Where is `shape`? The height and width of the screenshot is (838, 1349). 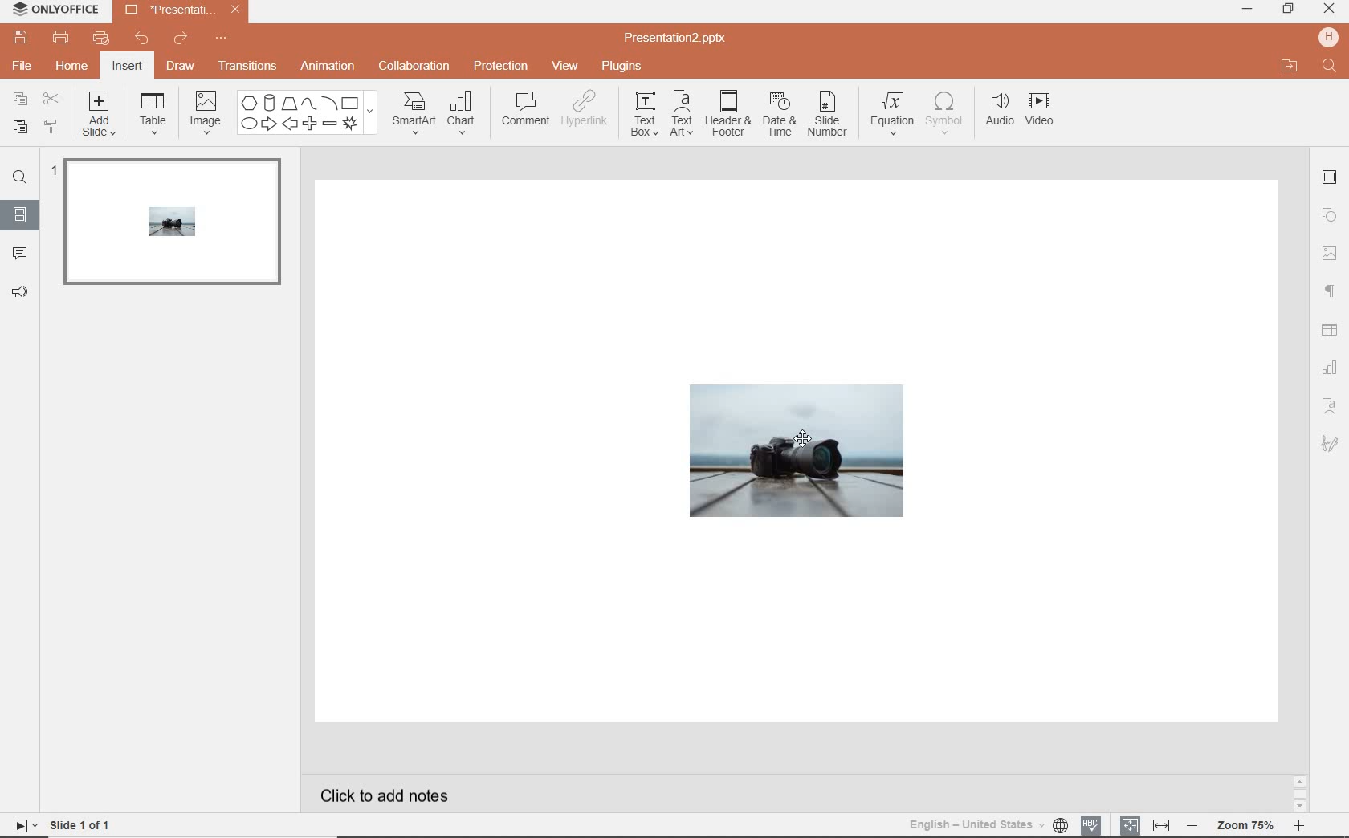 shape is located at coordinates (798, 451).